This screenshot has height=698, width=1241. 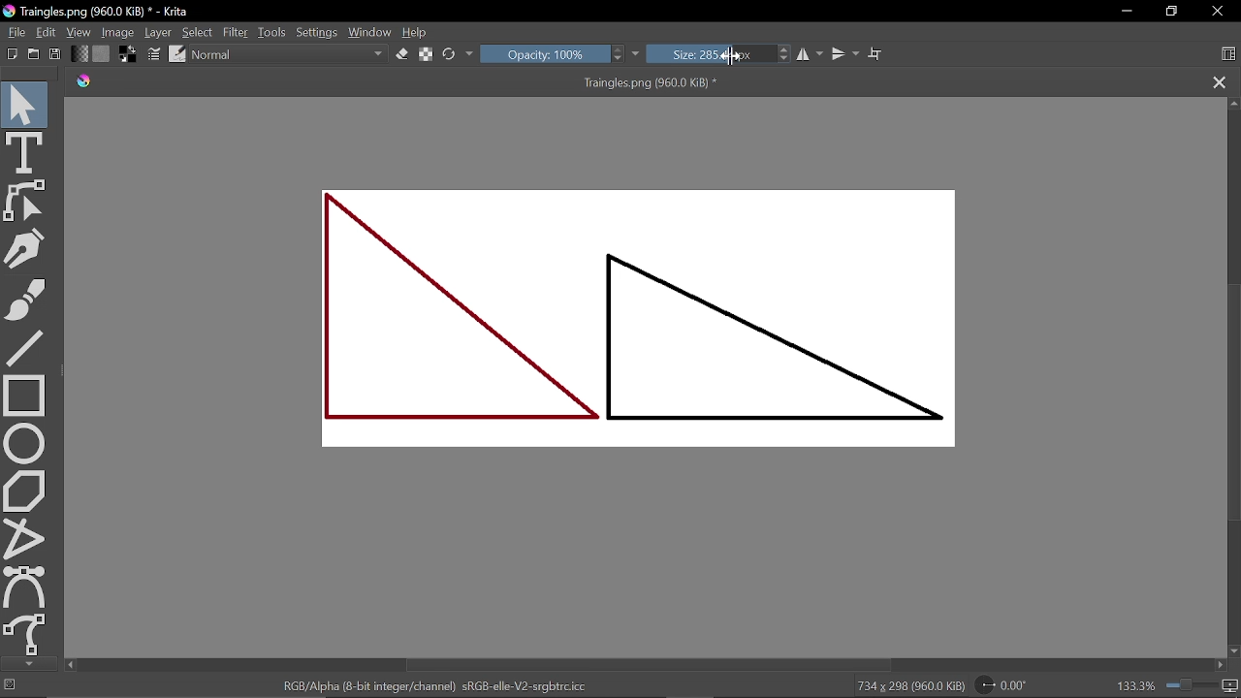 What do you see at coordinates (459, 53) in the screenshot?
I see `Refresh` at bounding box center [459, 53].